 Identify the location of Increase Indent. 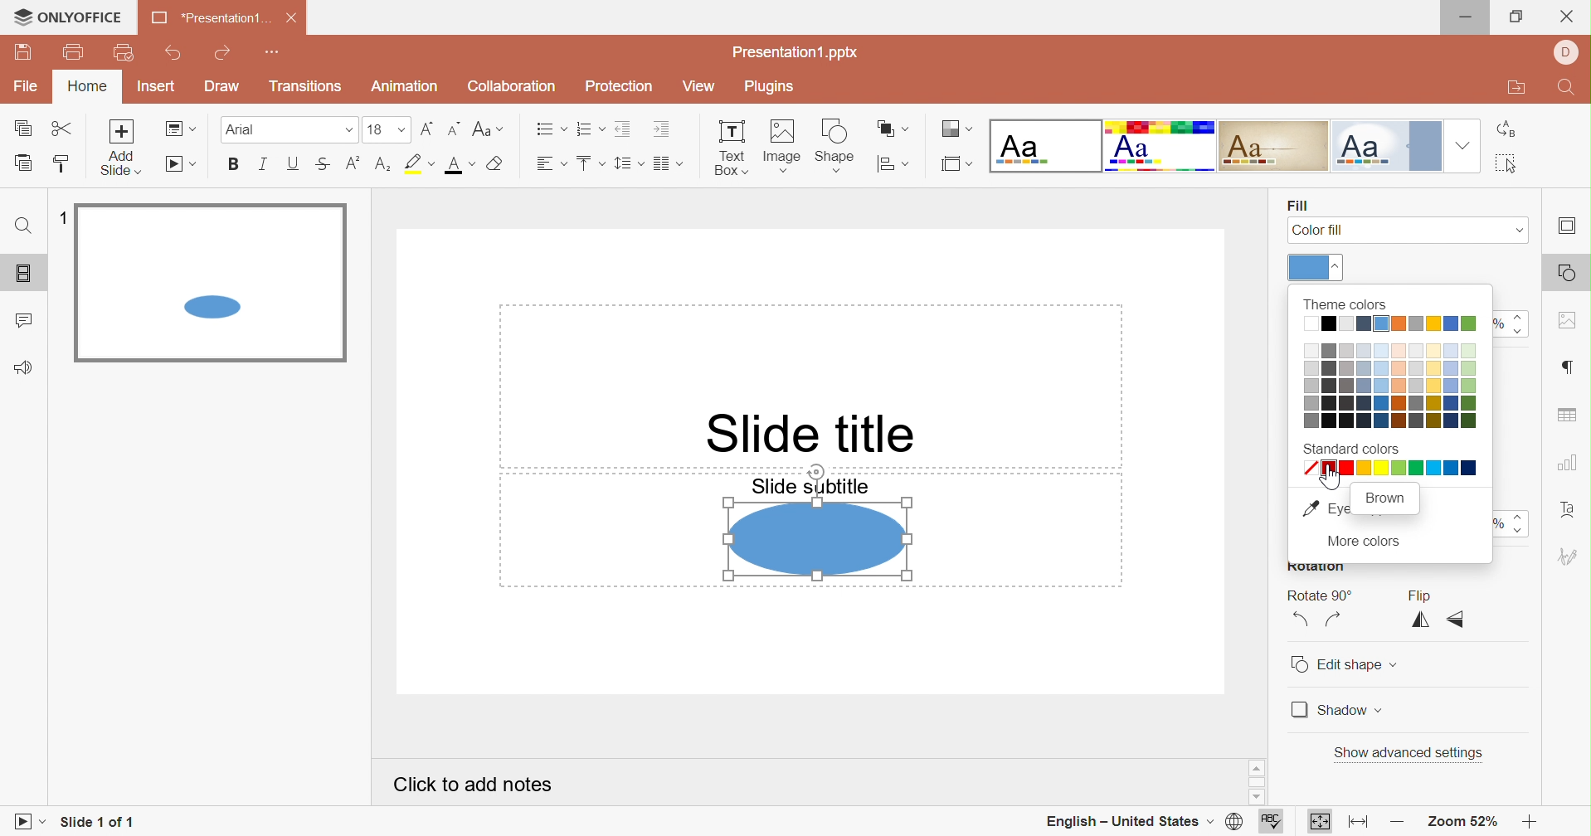
(659, 129).